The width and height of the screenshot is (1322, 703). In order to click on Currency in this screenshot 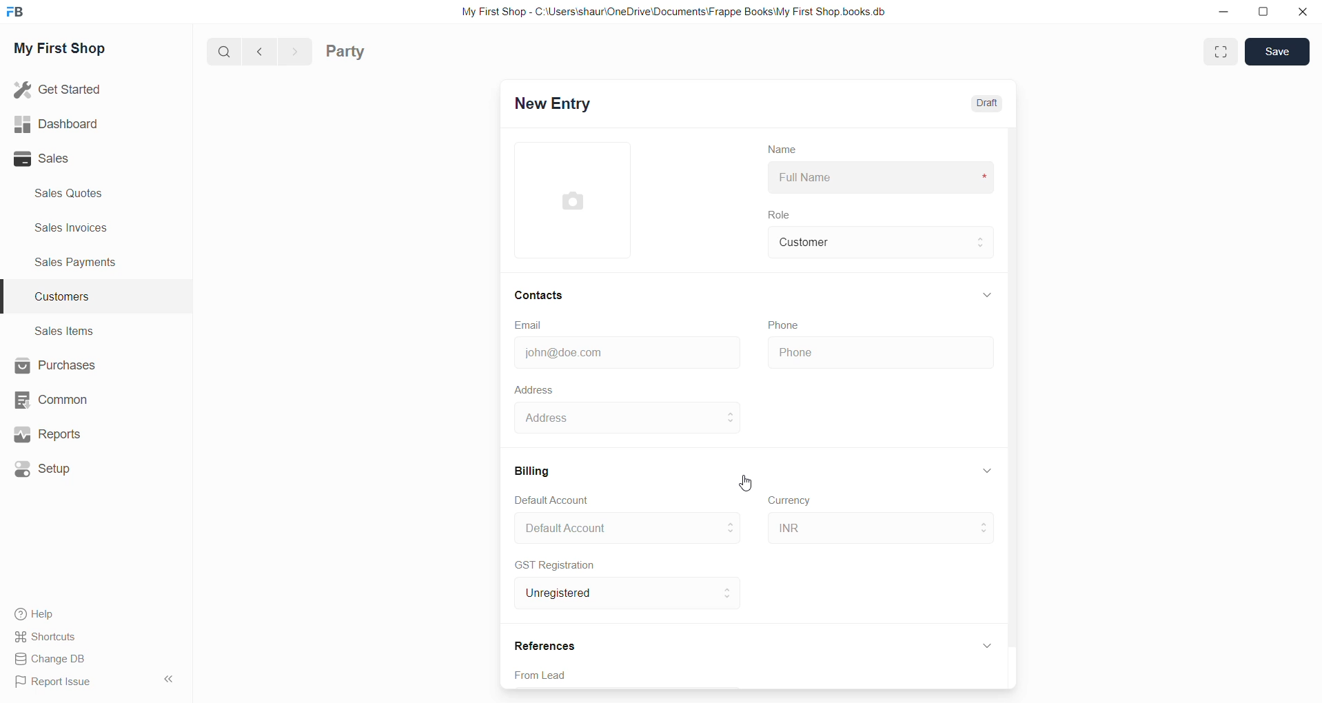, I will do `click(793, 502)`.